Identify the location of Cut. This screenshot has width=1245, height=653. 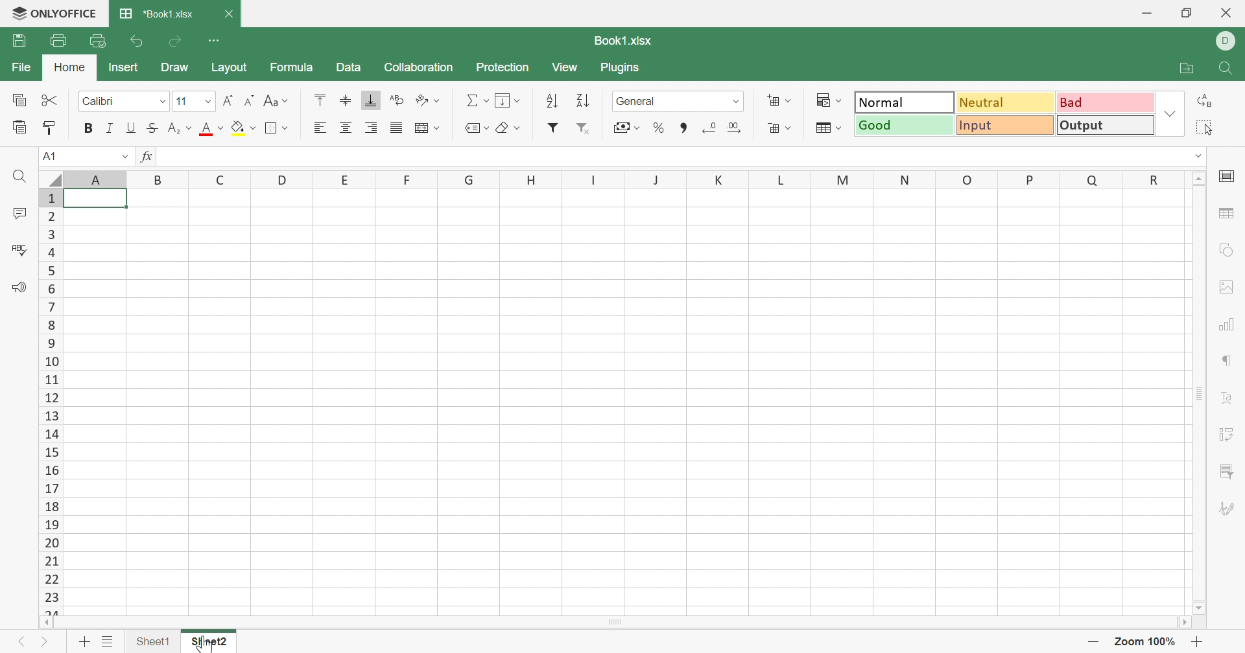
(50, 99).